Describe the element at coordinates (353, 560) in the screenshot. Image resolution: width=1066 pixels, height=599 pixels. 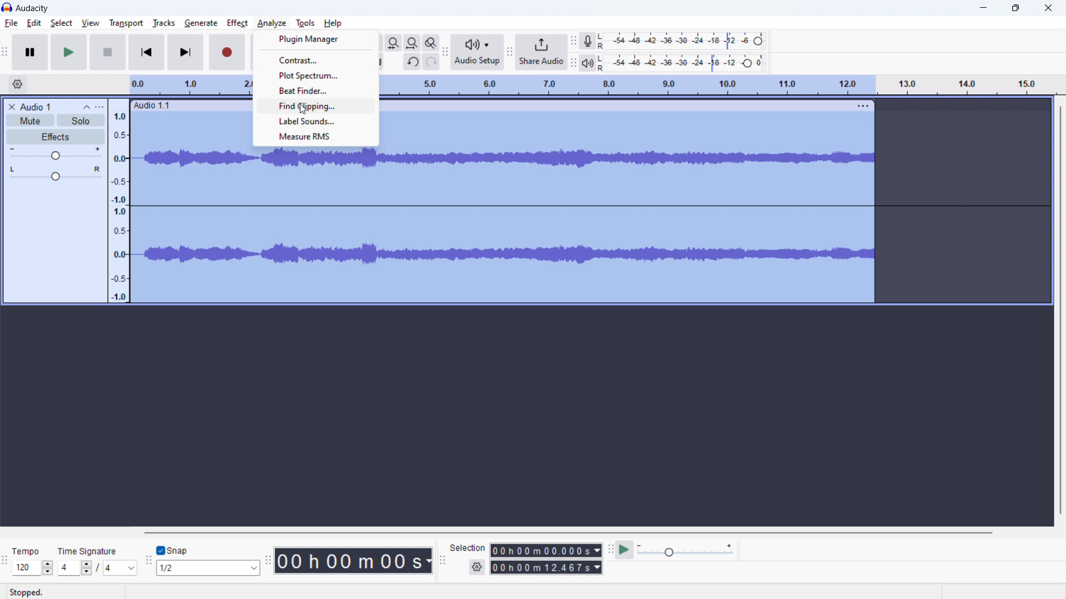
I see `time stamp` at that location.